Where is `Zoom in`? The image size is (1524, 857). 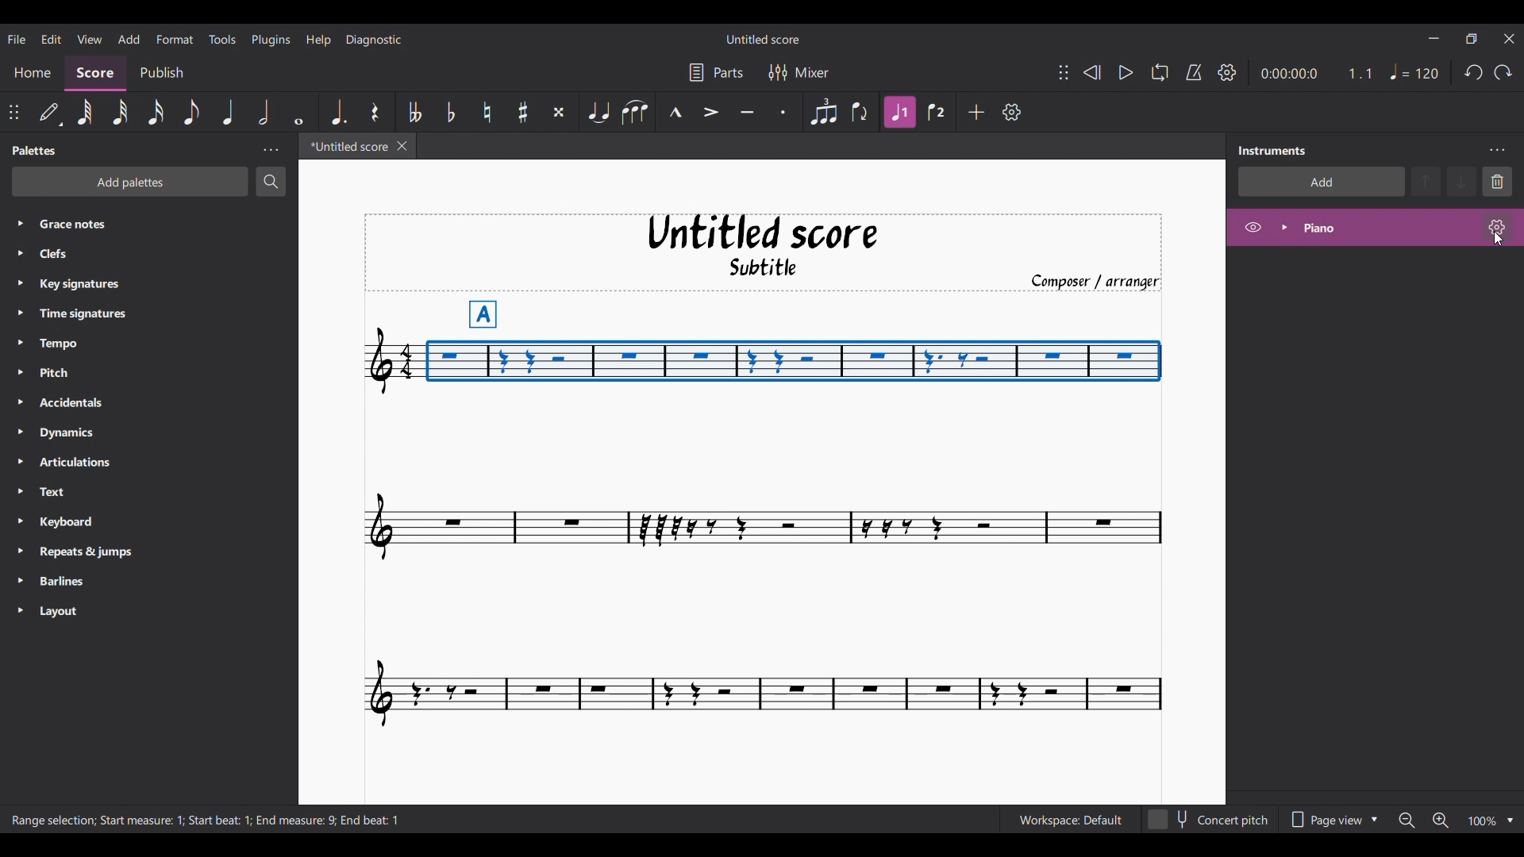
Zoom in is located at coordinates (1440, 820).